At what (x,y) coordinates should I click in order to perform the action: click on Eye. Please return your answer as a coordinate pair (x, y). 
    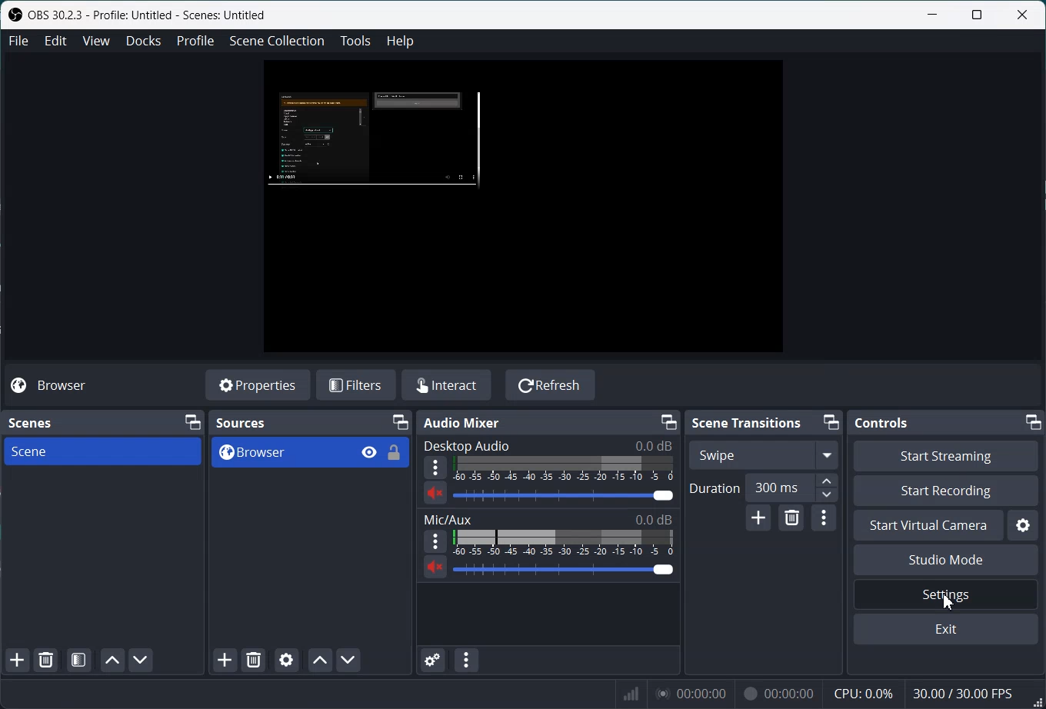
    Looking at the image, I should click on (371, 452).